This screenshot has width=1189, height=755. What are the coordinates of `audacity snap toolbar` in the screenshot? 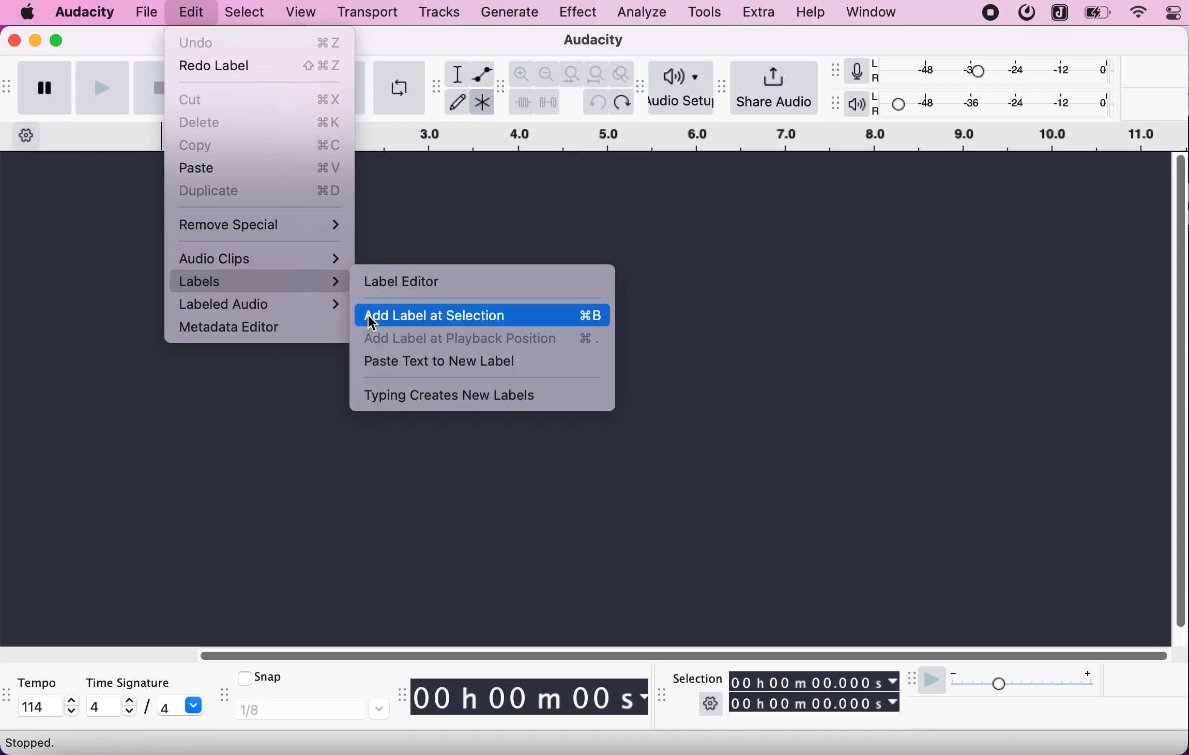 It's located at (222, 696).